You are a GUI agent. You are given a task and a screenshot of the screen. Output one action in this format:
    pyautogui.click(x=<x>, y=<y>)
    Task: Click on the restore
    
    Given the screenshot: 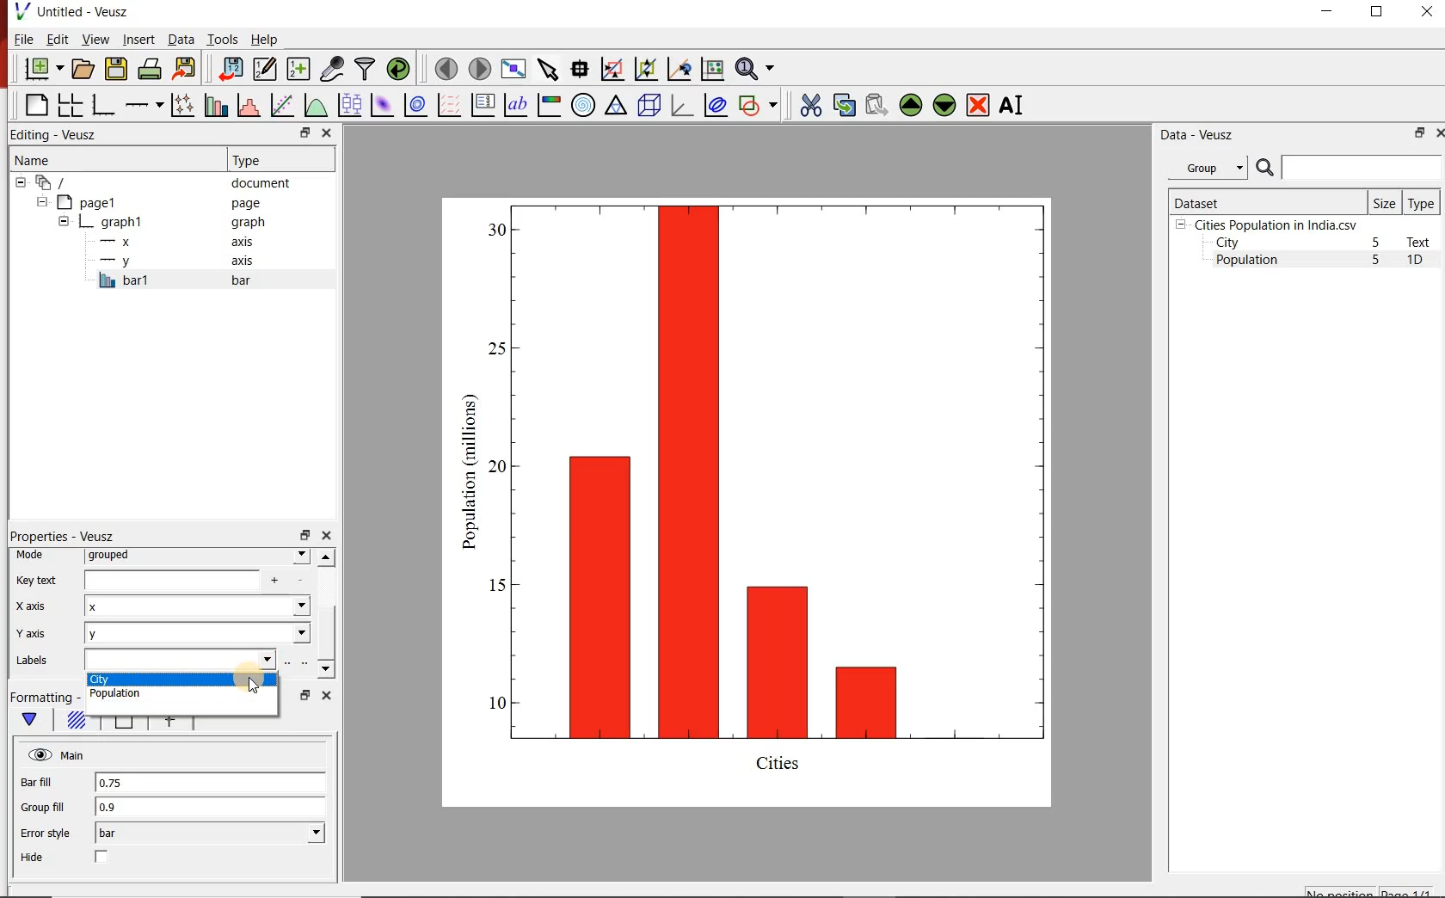 What is the action you would take?
    pyautogui.click(x=304, y=132)
    